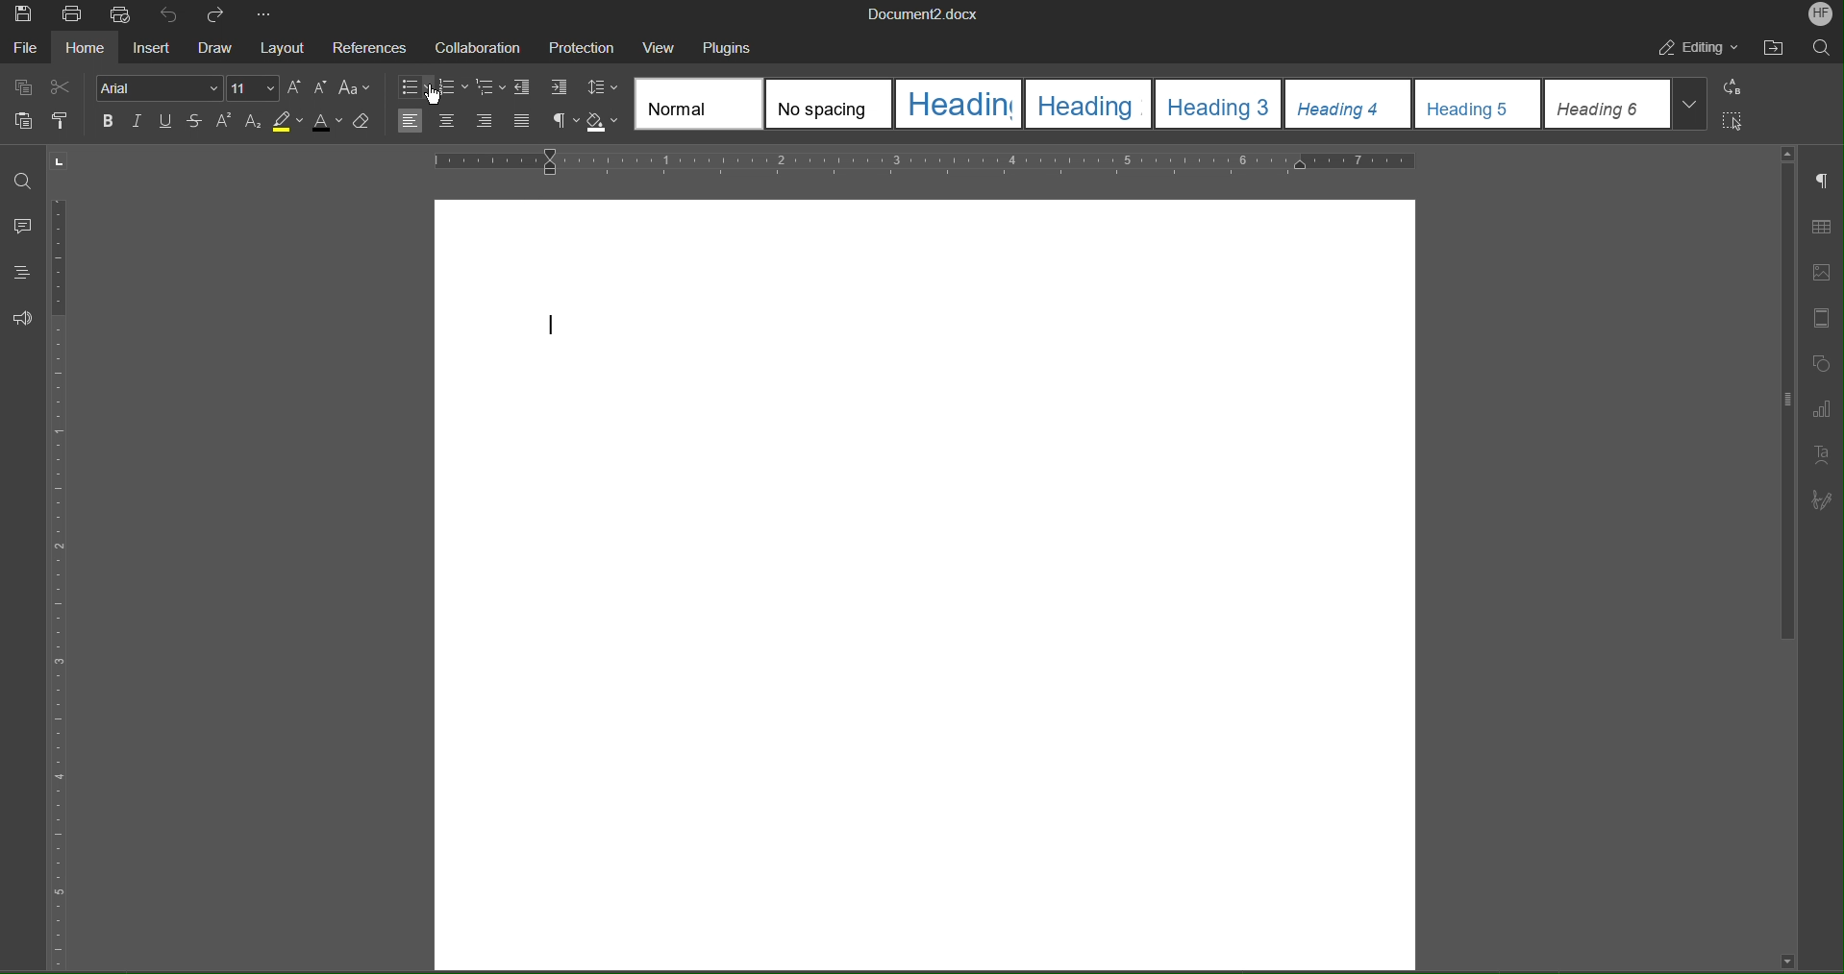 This screenshot has height=974, width=1844. I want to click on Table Settings, so click(1817, 227).